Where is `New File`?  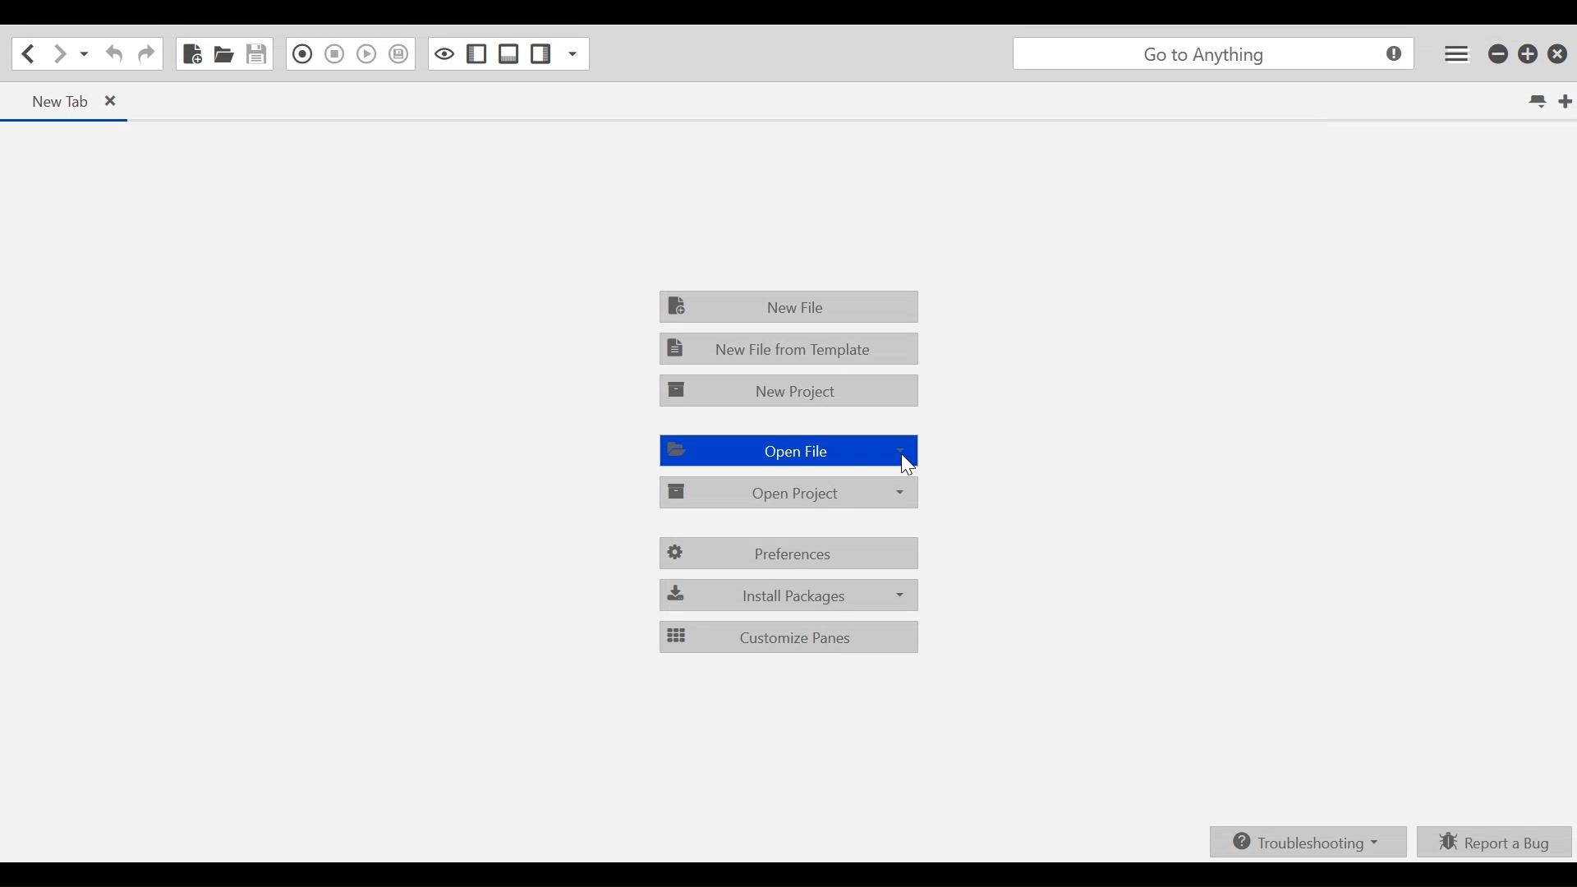
New File is located at coordinates (788, 306).